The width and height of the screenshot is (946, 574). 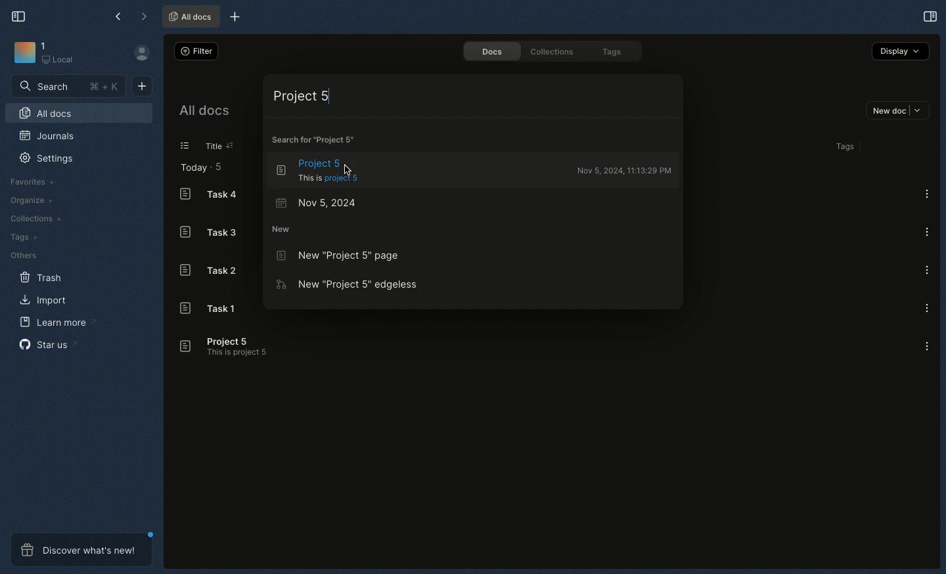 I want to click on Forward, so click(x=141, y=14).